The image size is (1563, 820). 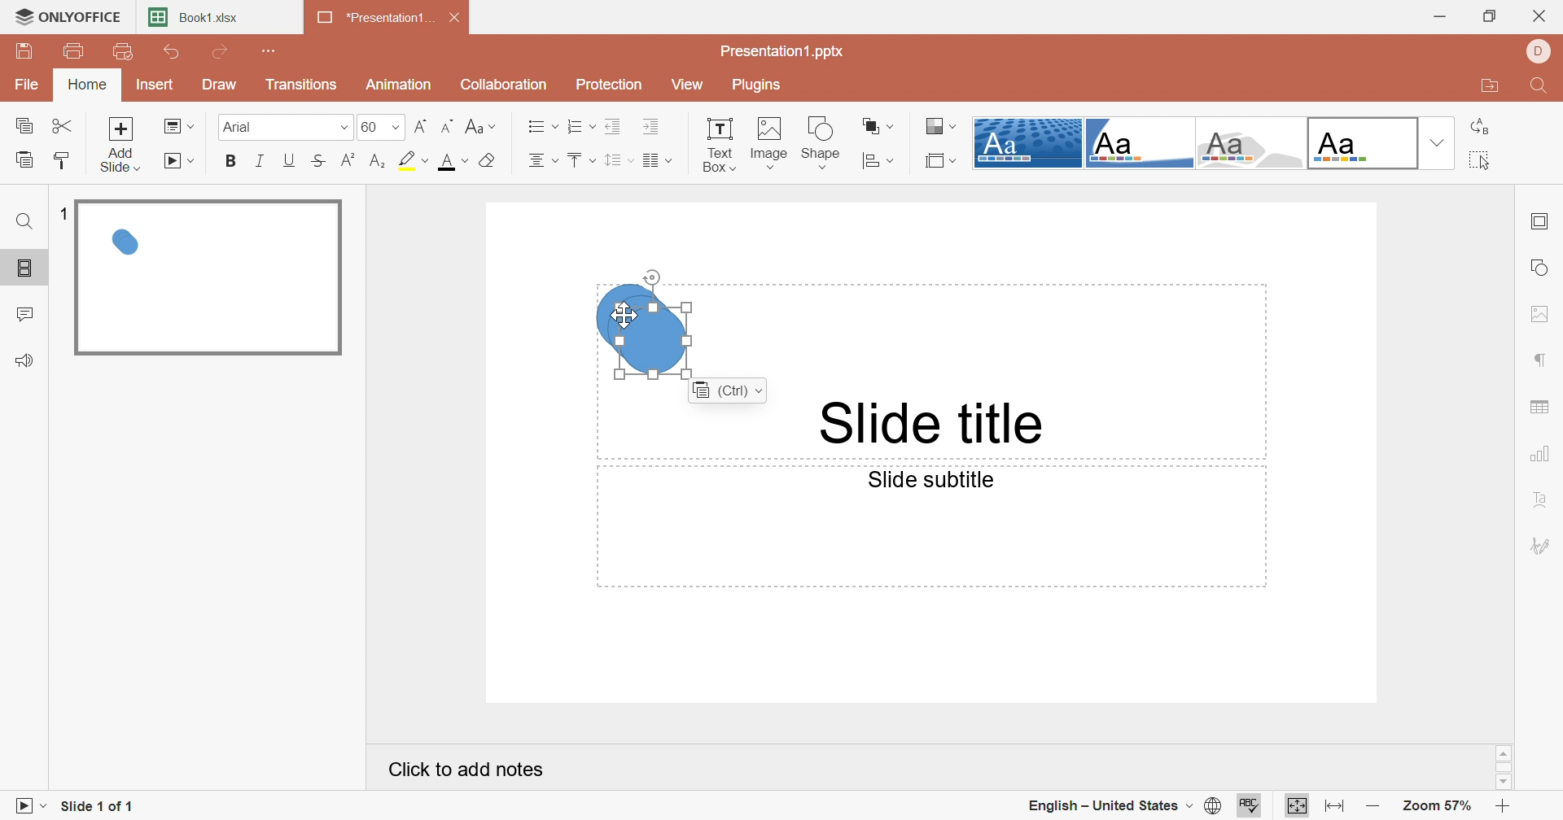 What do you see at coordinates (87, 84) in the screenshot?
I see `Home` at bounding box center [87, 84].